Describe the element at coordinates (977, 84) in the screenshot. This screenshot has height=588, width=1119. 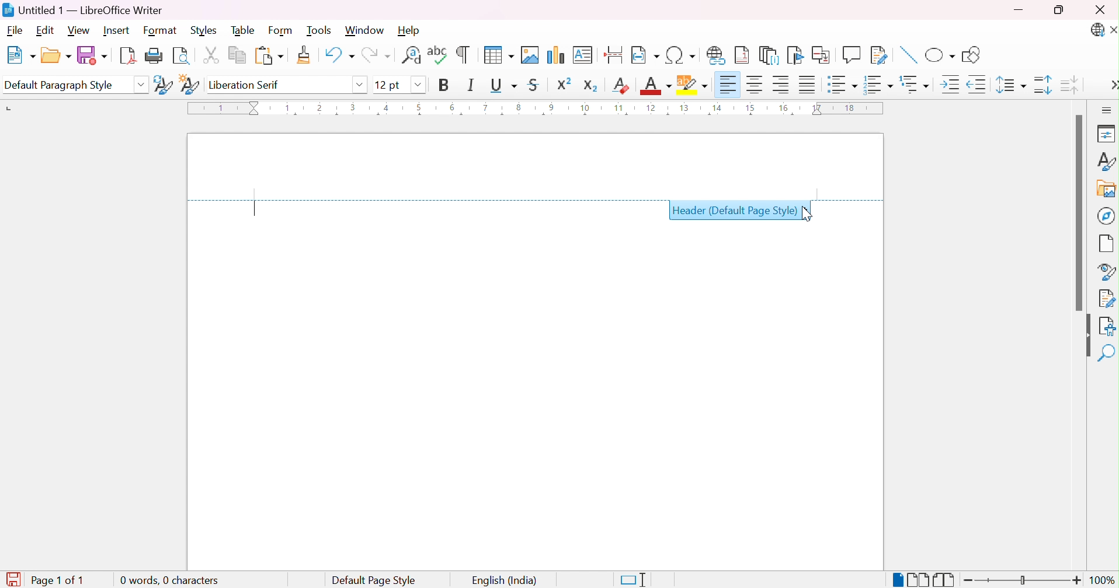
I see `Decrease indent` at that location.